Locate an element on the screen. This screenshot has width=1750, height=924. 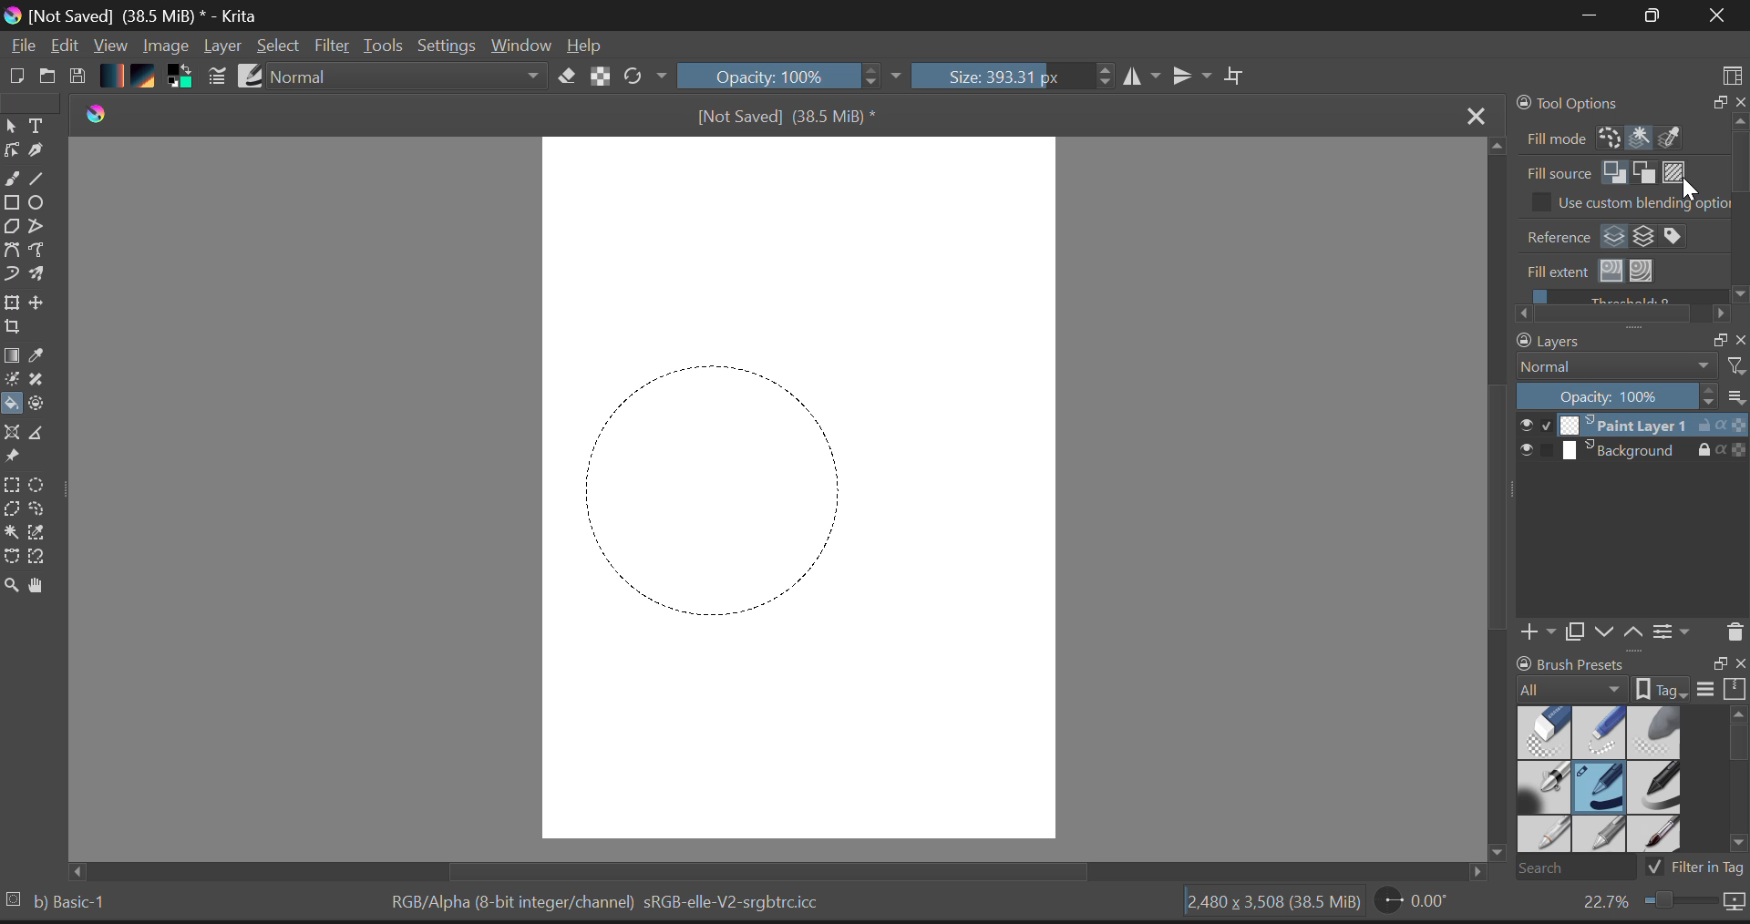
Cursor on Fill Source: Pattern is located at coordinates (1673, 172).